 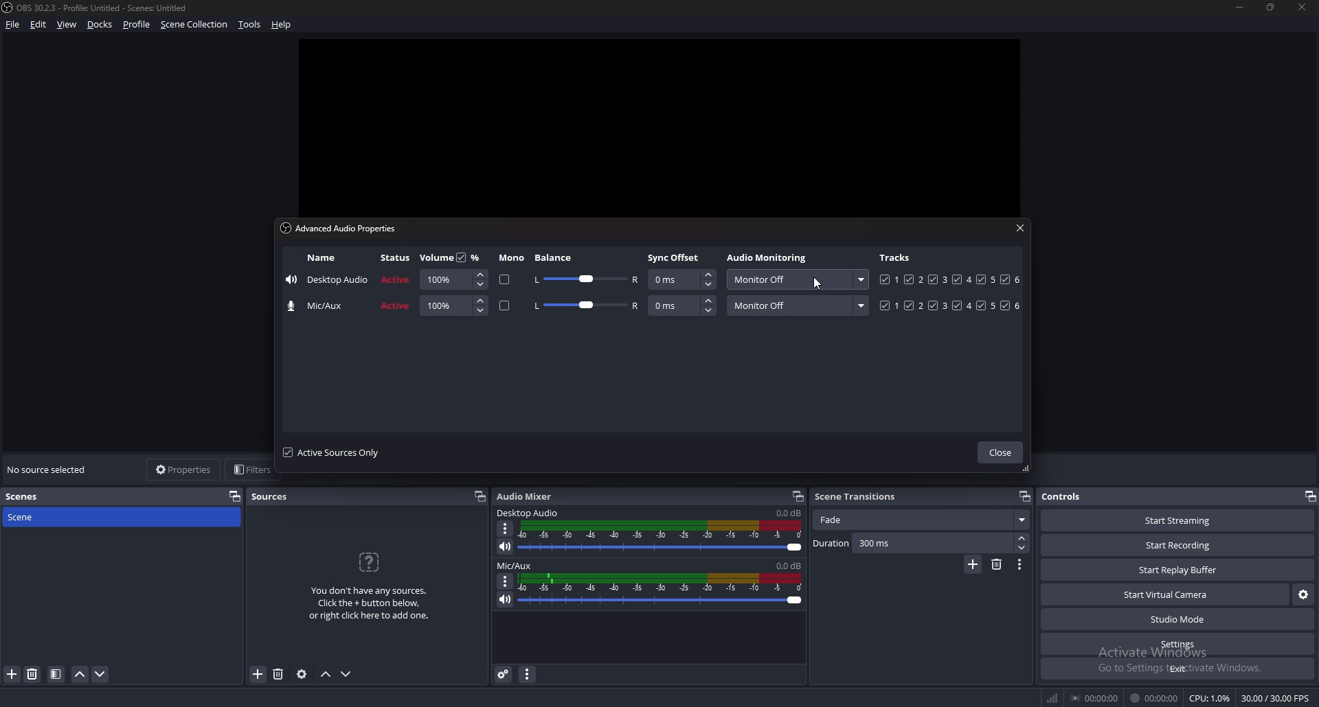 What do you see at coordinates (35, 517) in the screenshot?
I see `scene` at bounding box center [35, 517].